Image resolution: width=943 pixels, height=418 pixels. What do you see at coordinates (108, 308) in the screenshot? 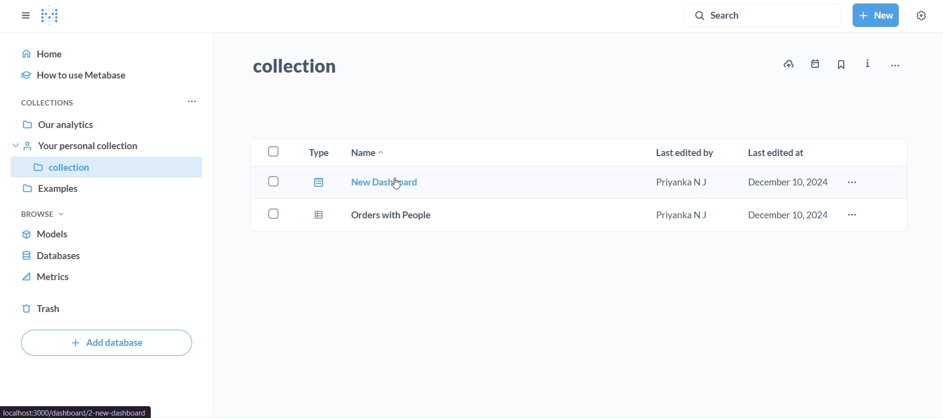
I see `trash` at bounding box center [108, 308].